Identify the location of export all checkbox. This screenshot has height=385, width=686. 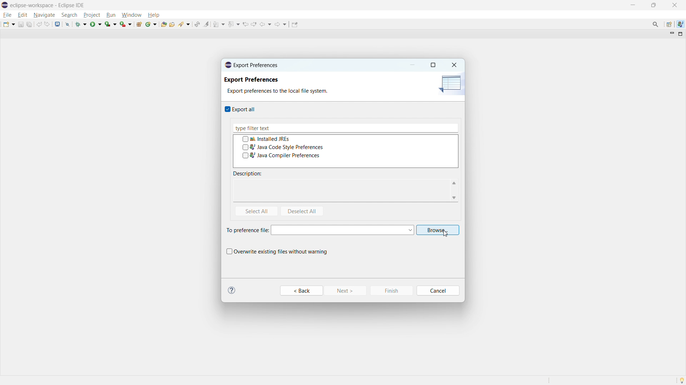
(241, 109).